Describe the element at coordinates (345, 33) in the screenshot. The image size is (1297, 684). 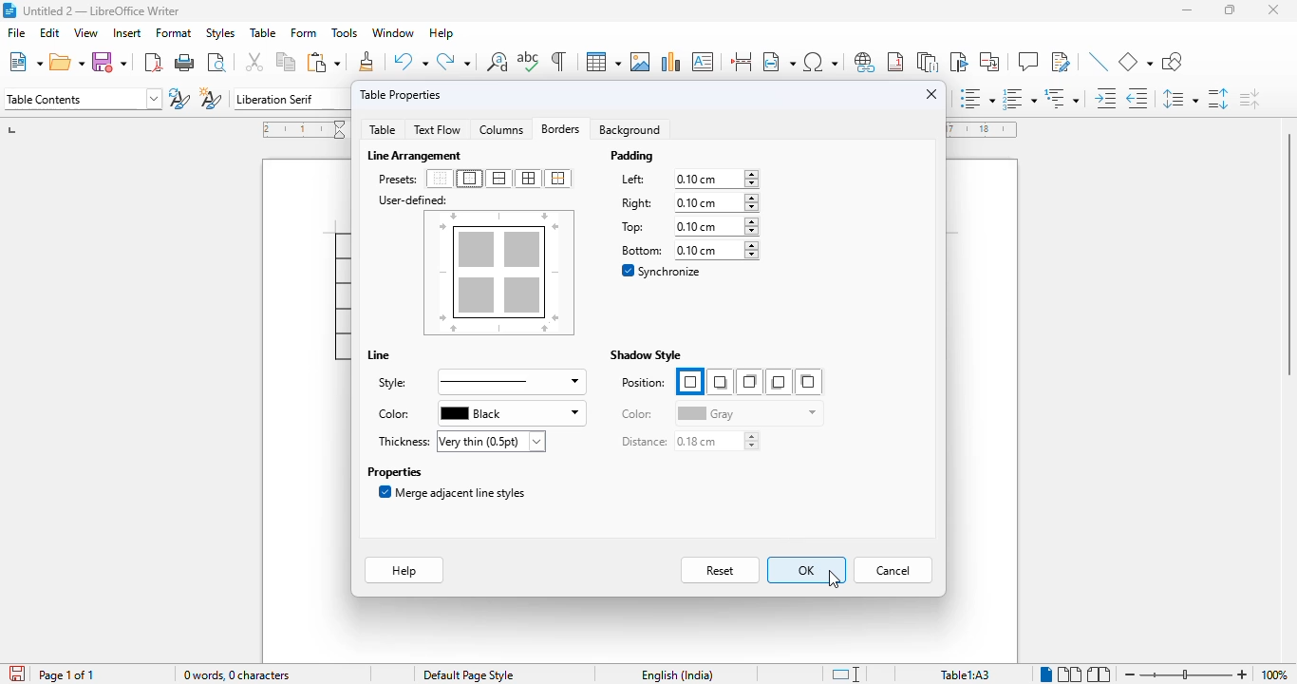
I see `tools` at that location.